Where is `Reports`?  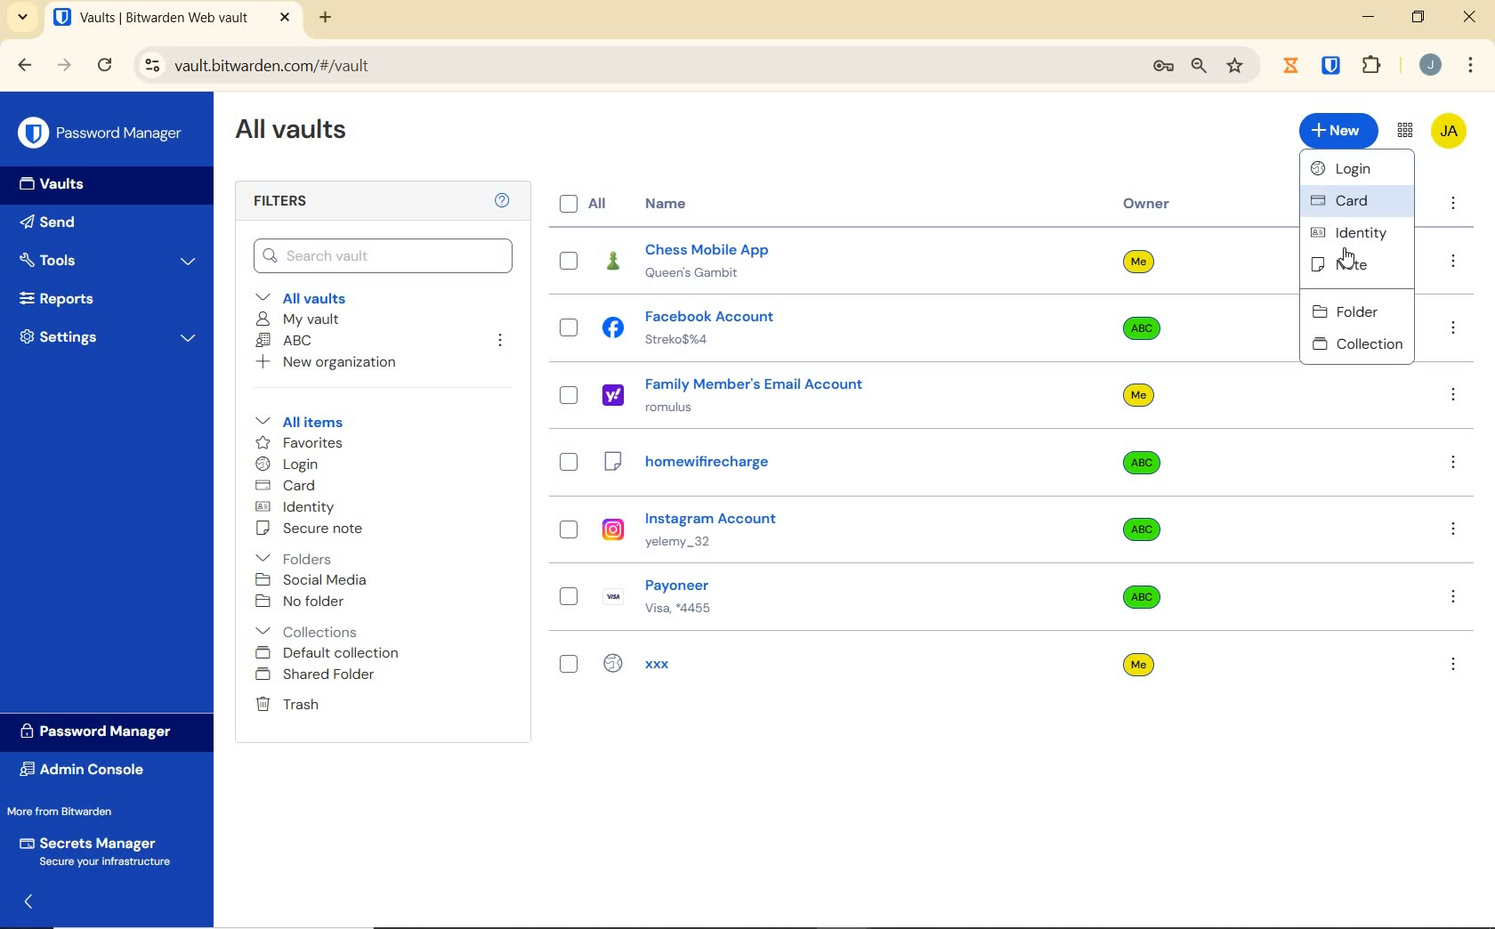 Reports is located at coordinates (101, 300).